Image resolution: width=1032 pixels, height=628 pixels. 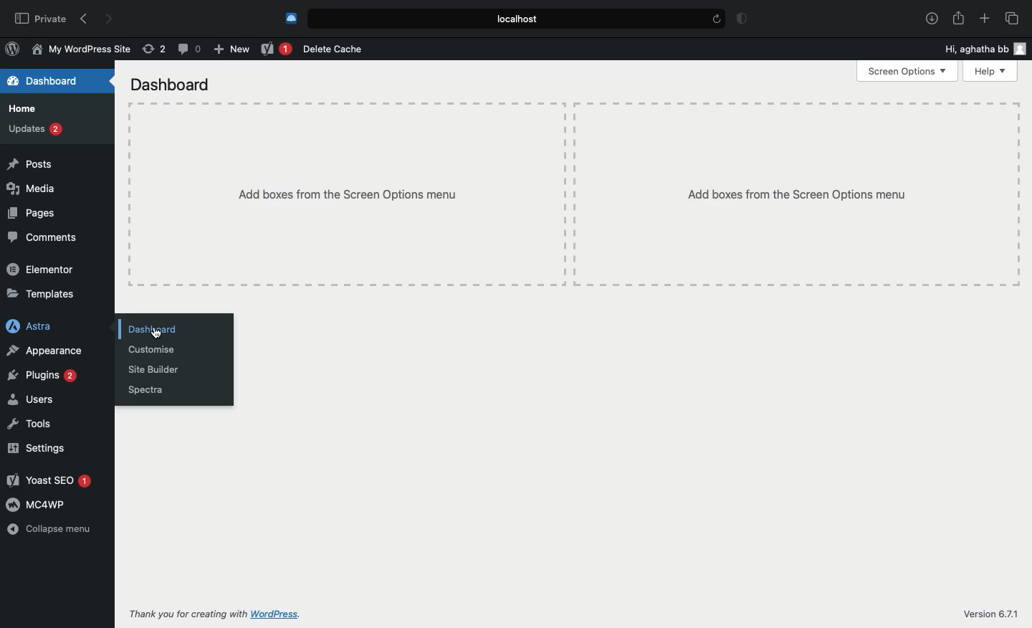 What do you see at coordinates (231, 49) in the screenshot?
I see `New` at bounding box center [231, 49].